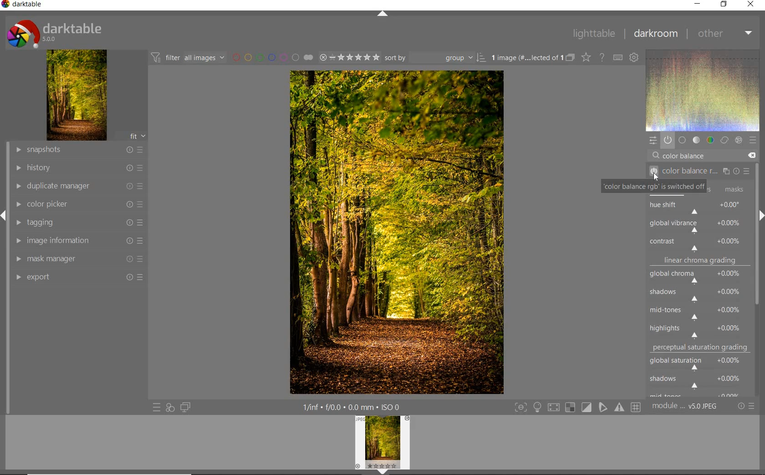  What do you see at coordinates (80, 259) in the screenshot?
I see `mask manager` at bounding box center [80, 259].